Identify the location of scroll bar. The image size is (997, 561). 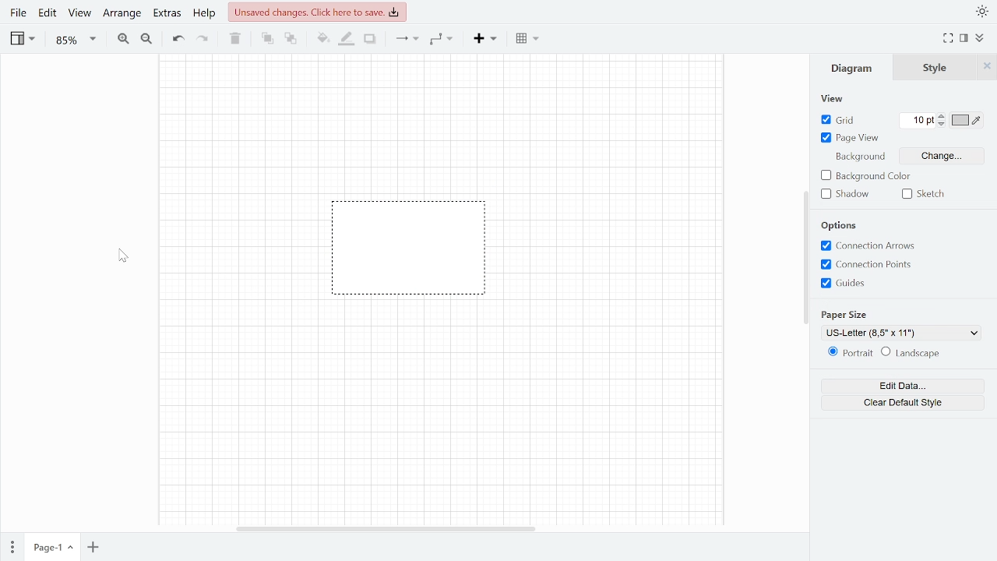
(805, 253).